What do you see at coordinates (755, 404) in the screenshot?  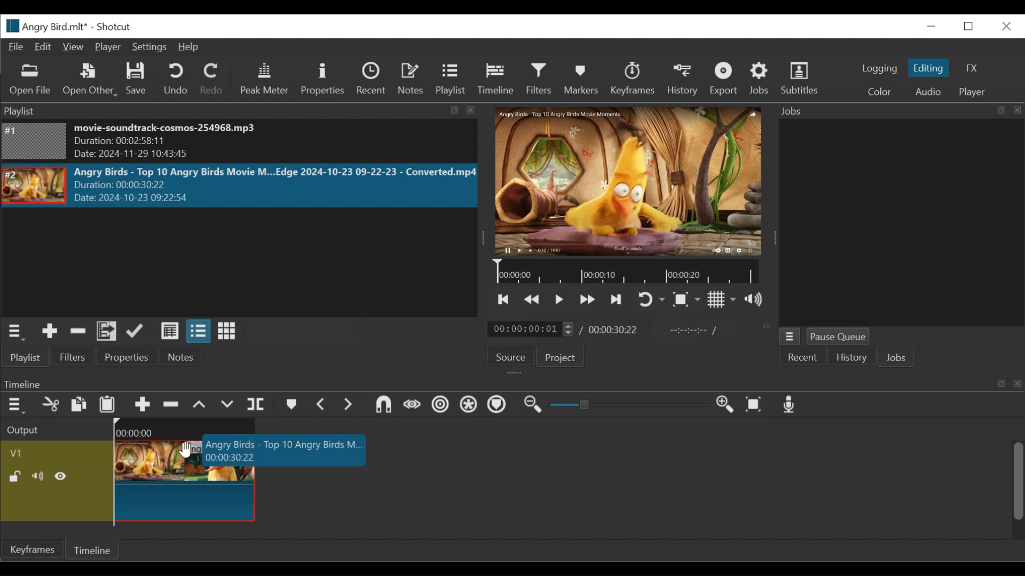 I see `Zoom timeline to fit` at bounding box center [755, 404].